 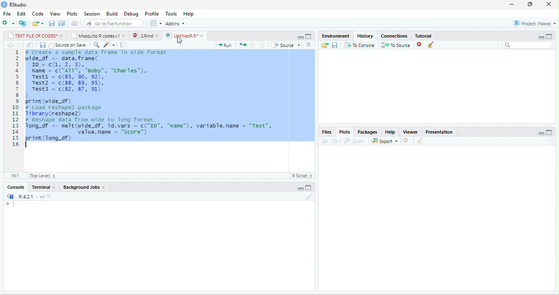 What do you see at coordinates (181, 36) in the screenshot?
I see `UntitledR.R` at bounding box center [181, 36].